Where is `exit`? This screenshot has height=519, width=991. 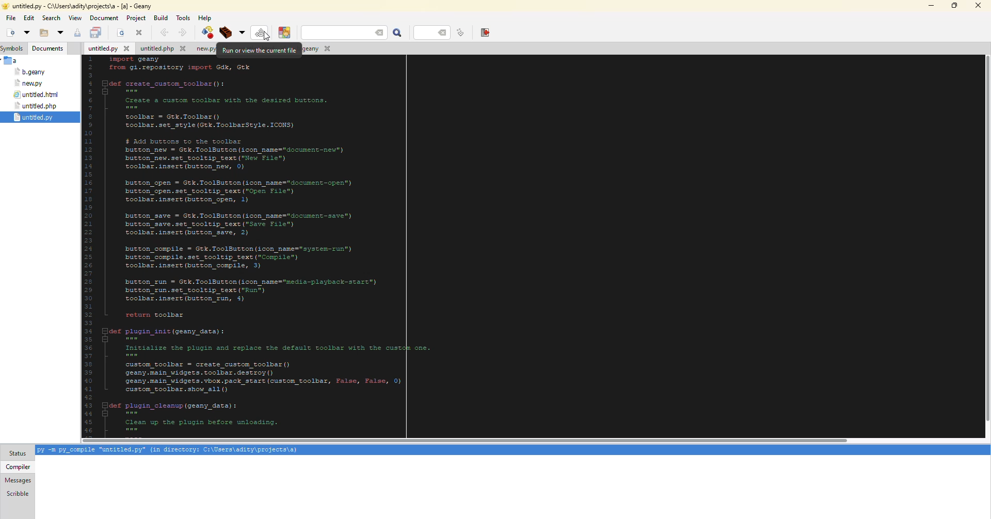 exit is located at coordinates (486, 33).